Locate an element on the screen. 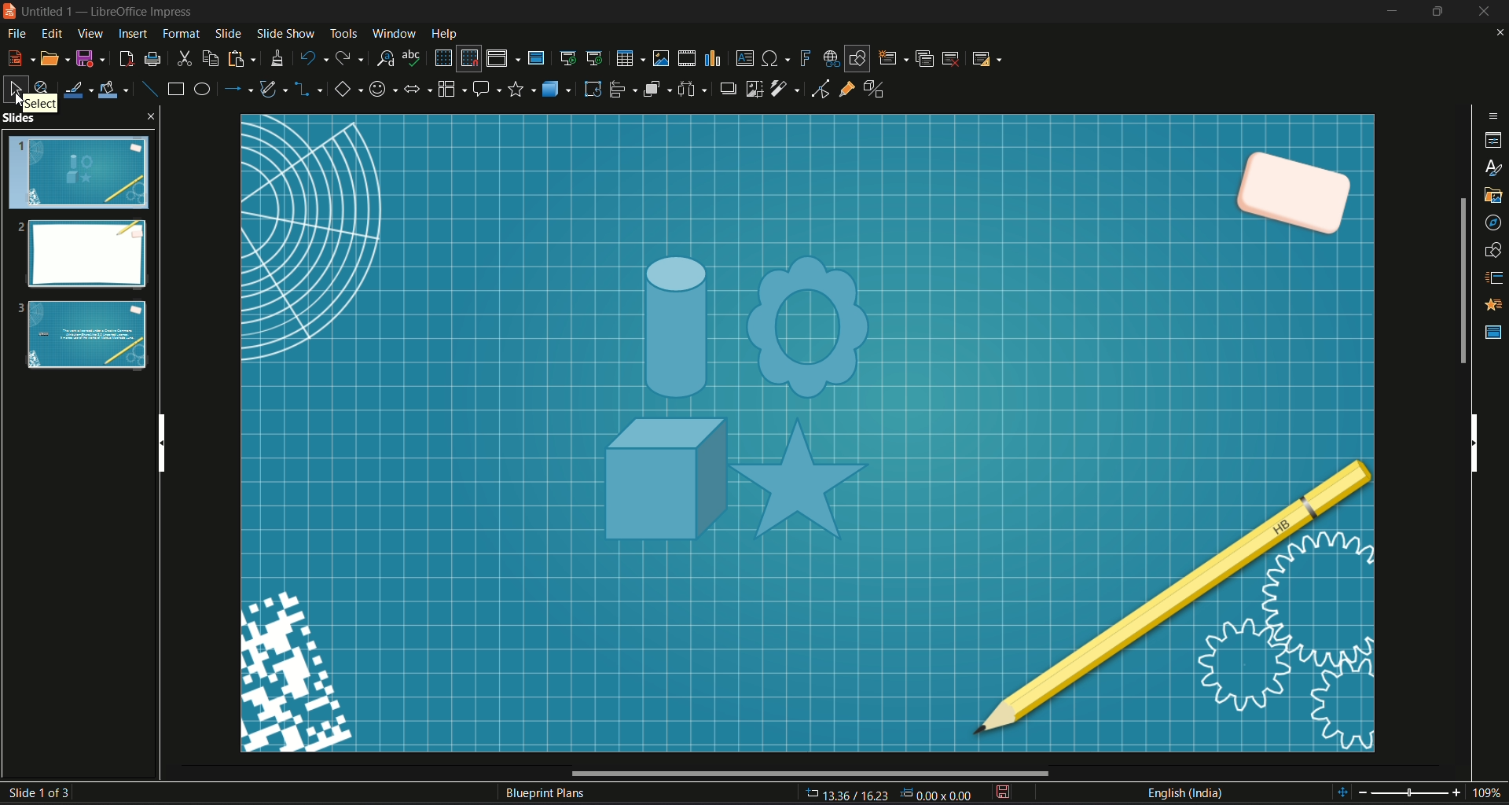  Scroll bar is located at coordinates (1461, 281).